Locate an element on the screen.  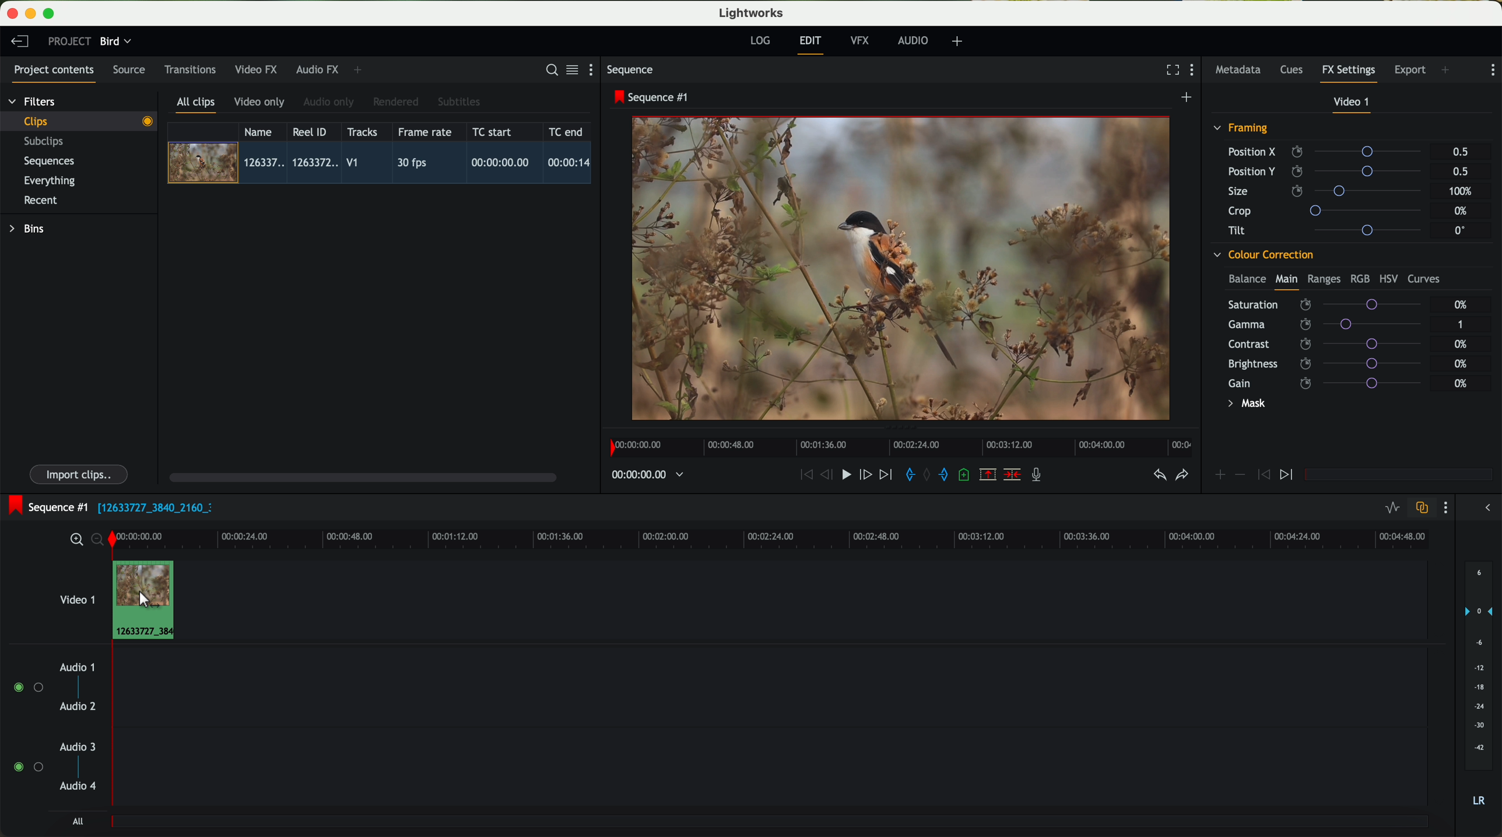
show/hide the full audio mix is located at coordinates (1484, 508).